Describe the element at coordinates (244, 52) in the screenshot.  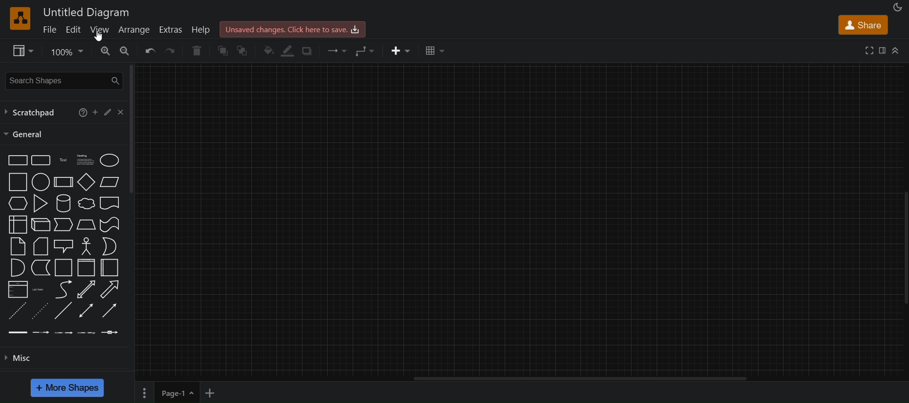
I see `to back` at that location.